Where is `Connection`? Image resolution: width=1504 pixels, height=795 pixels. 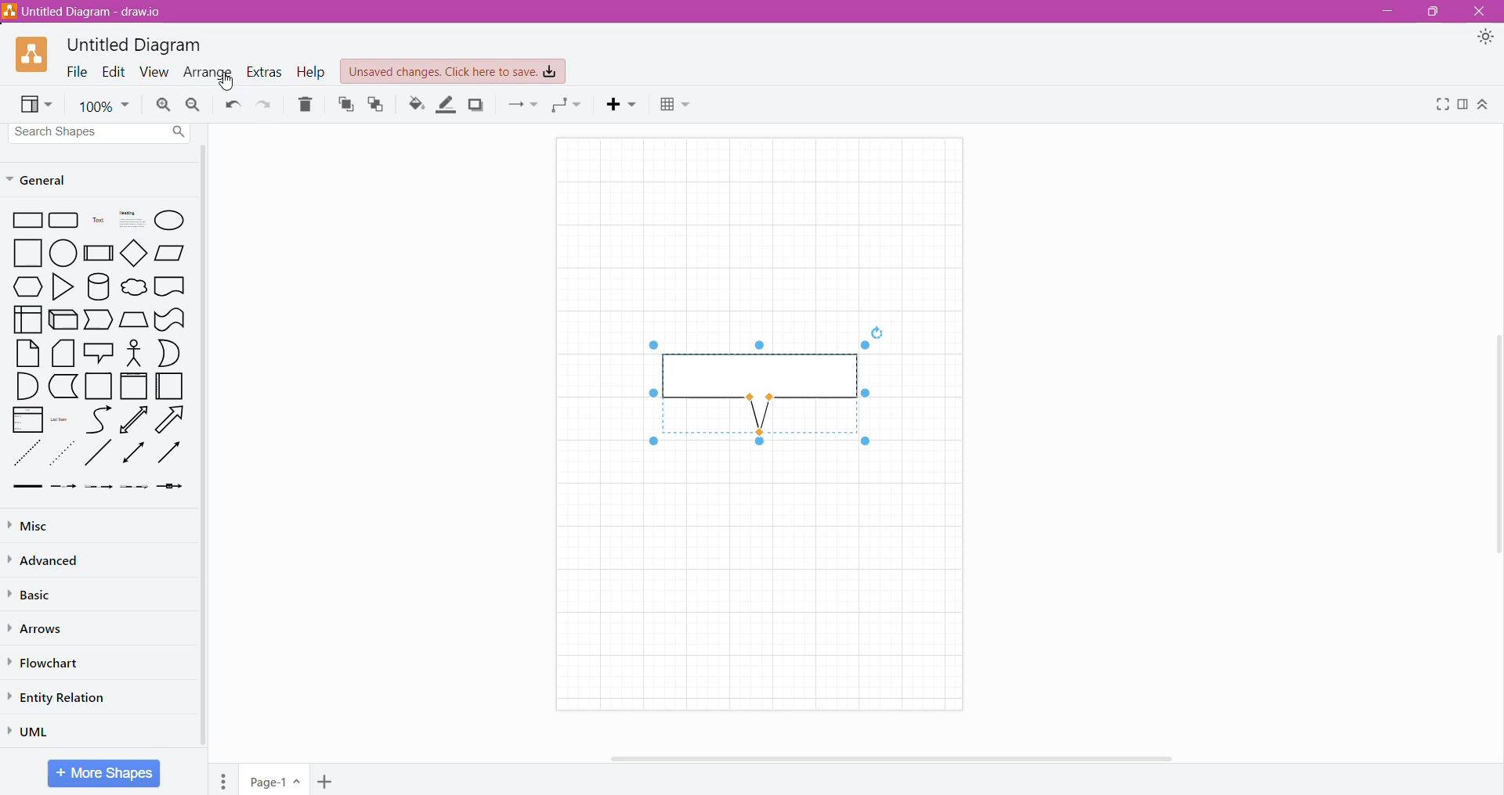 Connection is located at coordinates (522, 105).